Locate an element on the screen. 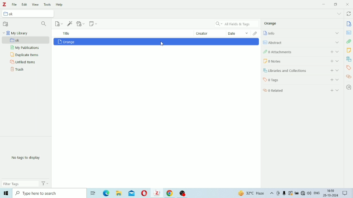 The height and width of the screenshot is (198, 353). File Explorer is located at coordinates (119, 193).